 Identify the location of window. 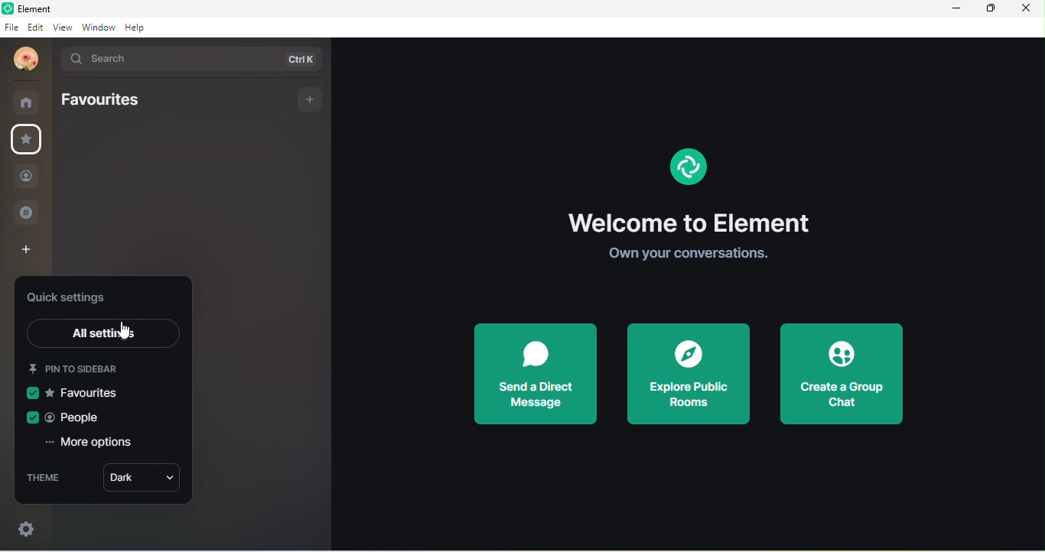
(99, 27).